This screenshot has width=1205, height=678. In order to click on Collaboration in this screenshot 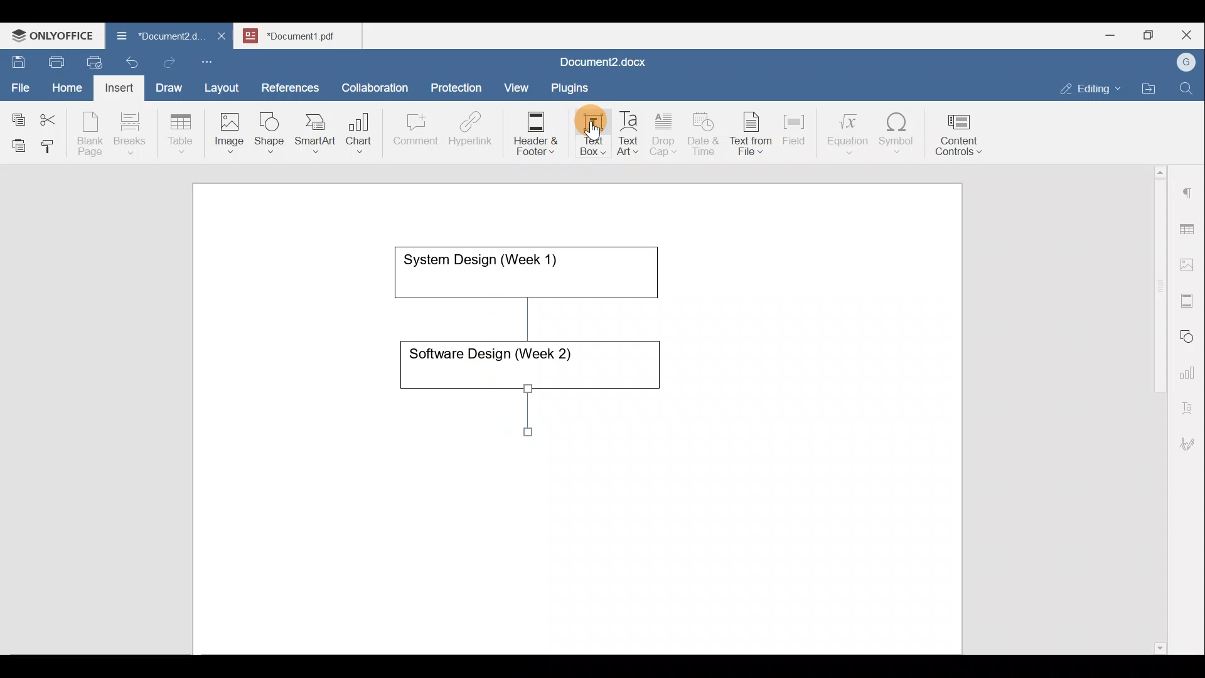, I will do `click(373, 81)`.